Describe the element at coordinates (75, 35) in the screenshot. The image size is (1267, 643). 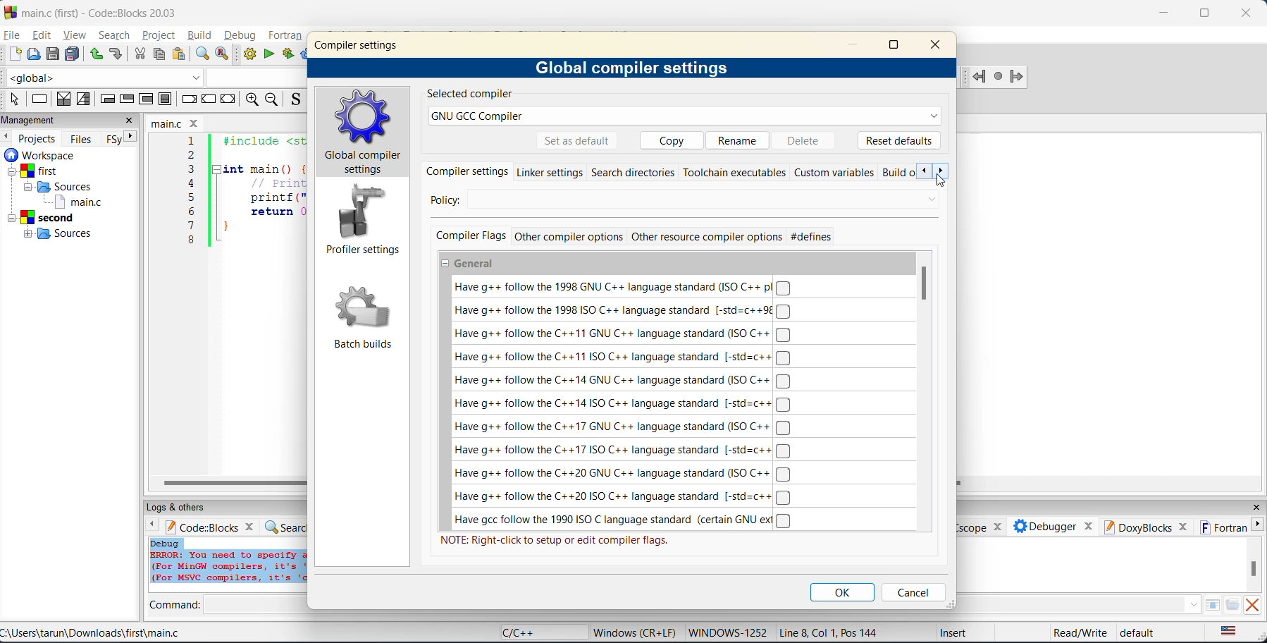
I see `view` at that location.